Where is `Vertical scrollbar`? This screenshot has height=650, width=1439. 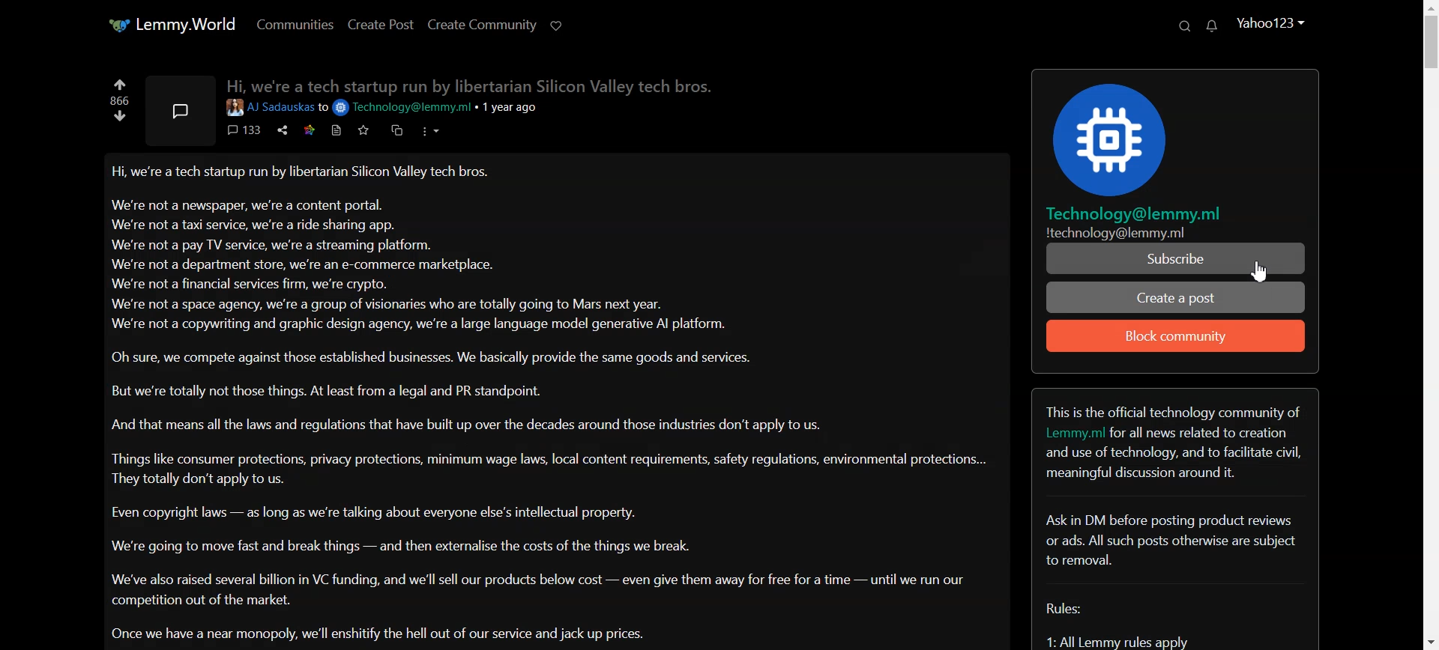 Vertical scrollbar is located at coordinates (1430, 325).